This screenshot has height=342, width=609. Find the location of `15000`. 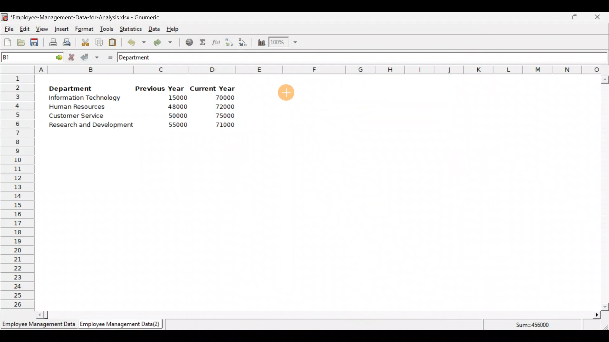

15000 is located at coordinates (175, 97).